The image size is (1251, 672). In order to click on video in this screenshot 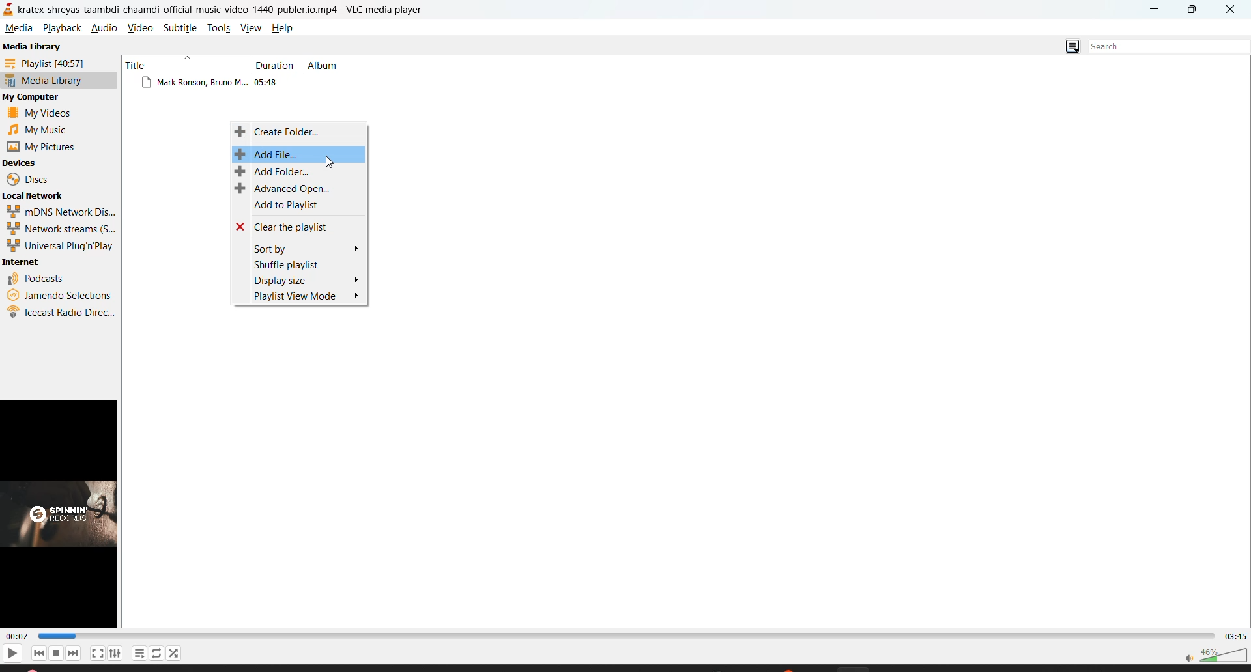, I will do `click(141, 27)`.